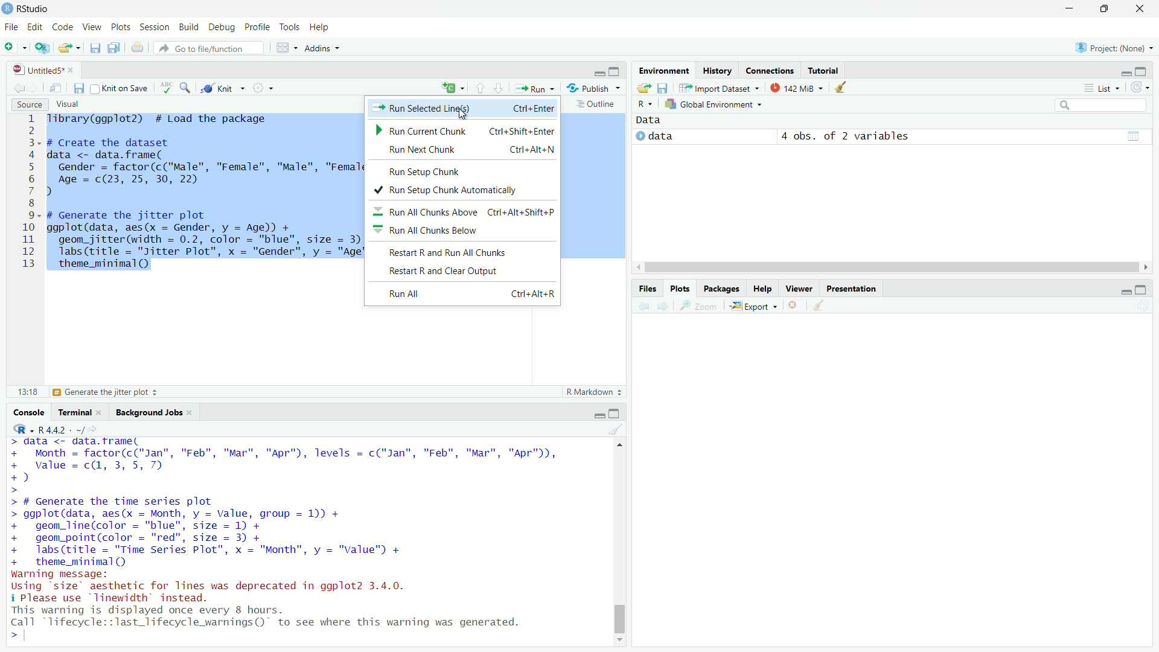 Image resolution: width=1159 pixels, height=652 pixels. What do you see at coordinates (643, 88) in the screenshot?
I see `load workspace` at bounding box center [643, 88].